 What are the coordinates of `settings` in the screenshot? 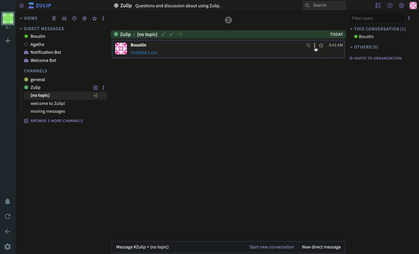 It's located at (8, 246).